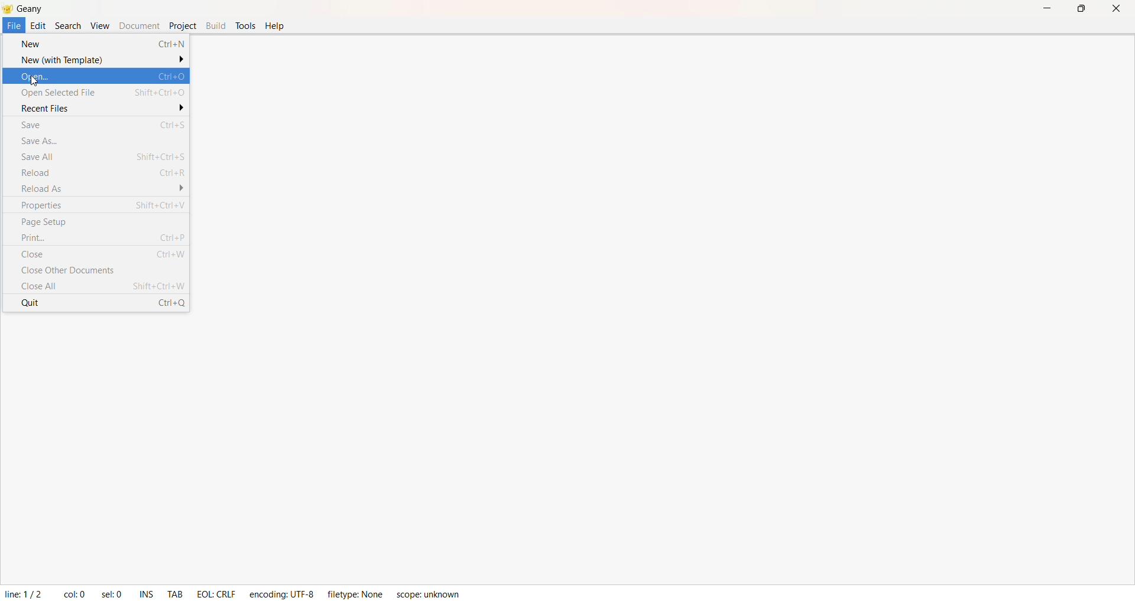 The height and width of the screenshot is (601, 1135). Describe the element at coordinates (104, 174) in the screenshot. I see `Reload` at that location.